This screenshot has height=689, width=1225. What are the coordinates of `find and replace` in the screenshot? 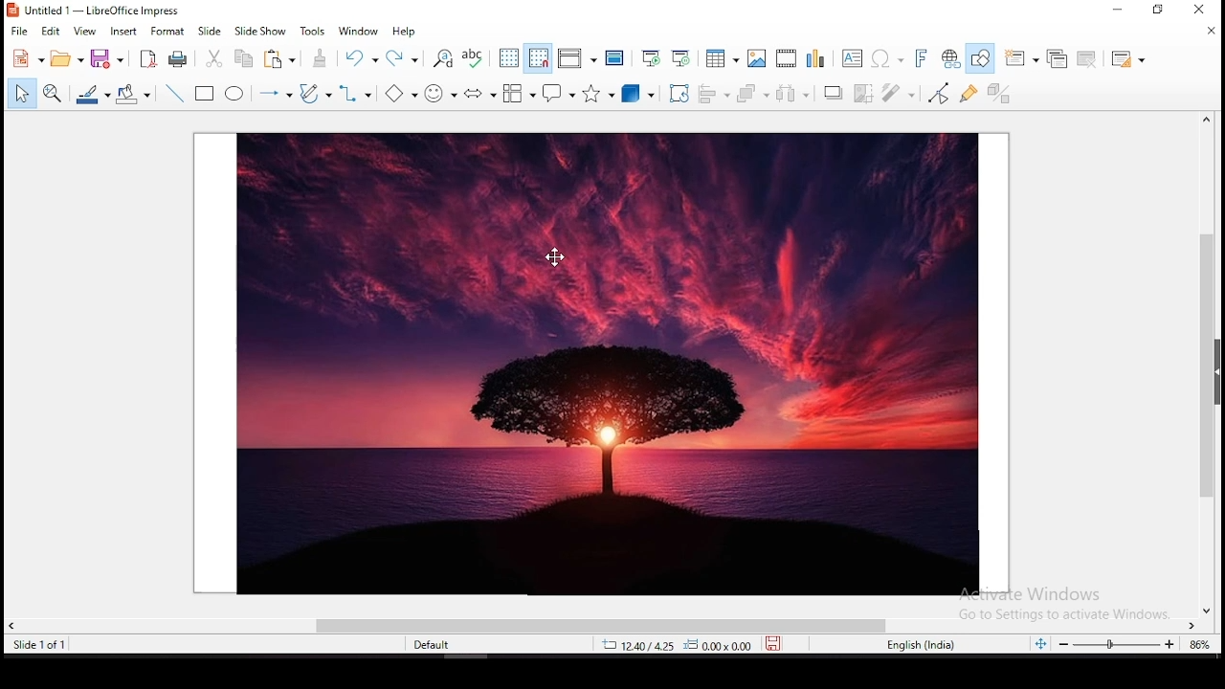 It's located at (444, 59).